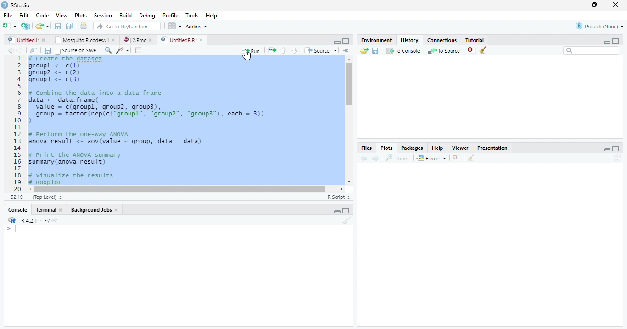  Describe the element at coordinates (376, 40) in the screenshot. I see `Environment` at that location.